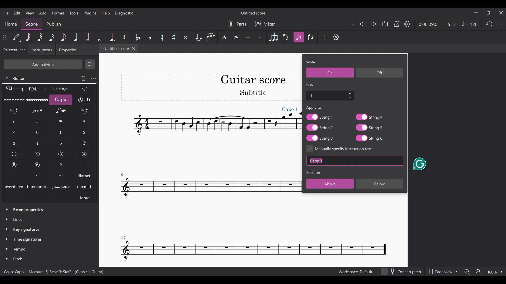 This screenshot has width=506, height=284. I want to click on Click to expand tempo palette, so click(7, 248).